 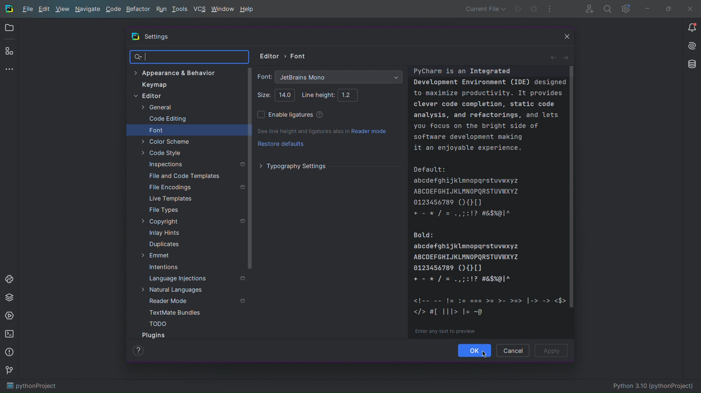 I want to click on Problems, so click(x=10, y=353).